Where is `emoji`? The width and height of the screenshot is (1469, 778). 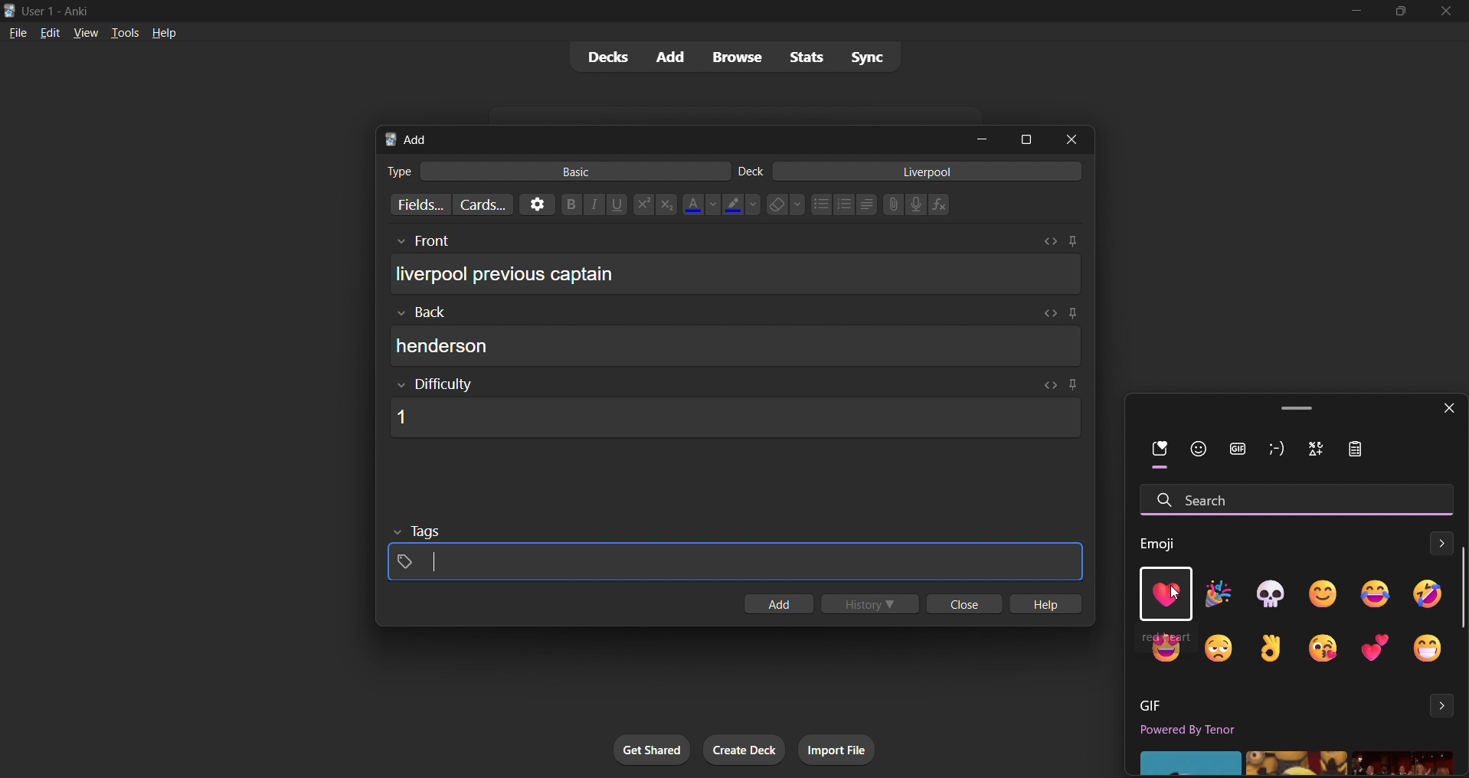
emoji is located at coordinates (1373, 648).